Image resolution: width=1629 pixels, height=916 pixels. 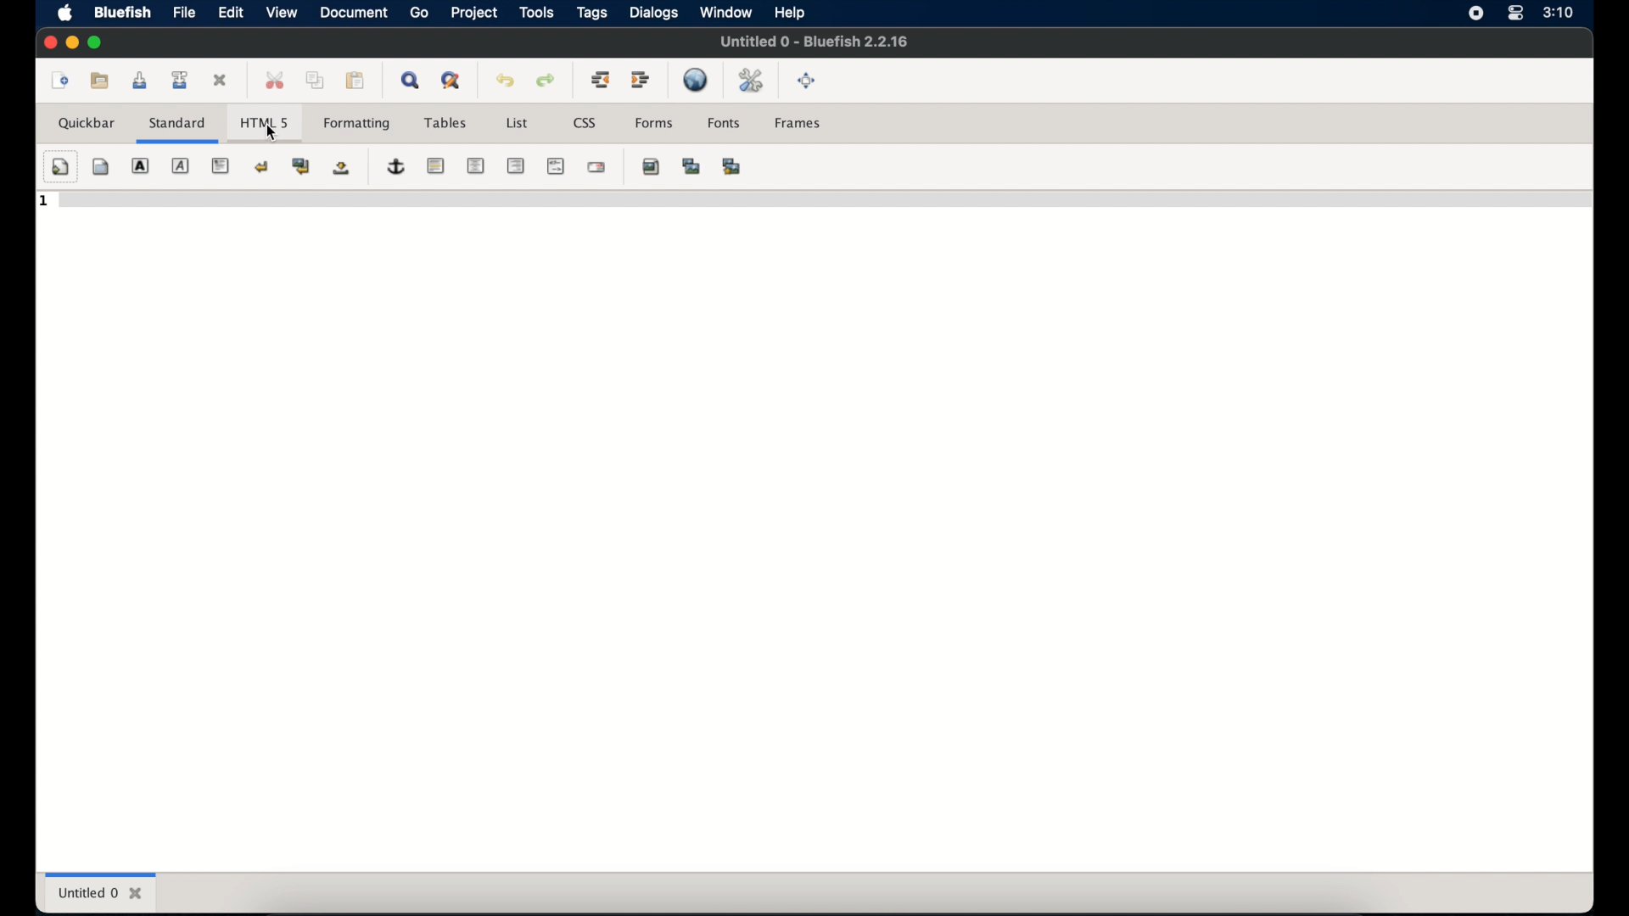 What do you see at coordinates (517, 123) in the screenshot?
I see `list` at bounding box center [517, 123].